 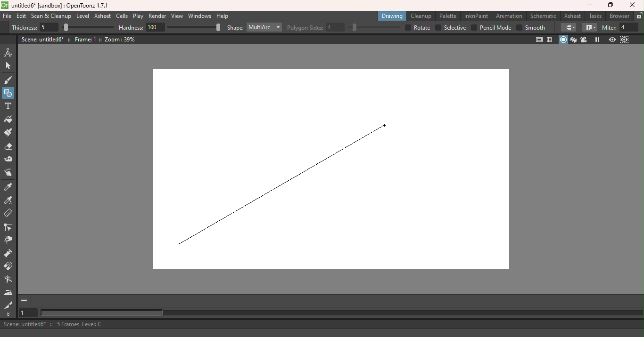 What do you see at coordinates (264, 28) in the screenshot?
I see `Multiarc` at bounding box center [264, 28].